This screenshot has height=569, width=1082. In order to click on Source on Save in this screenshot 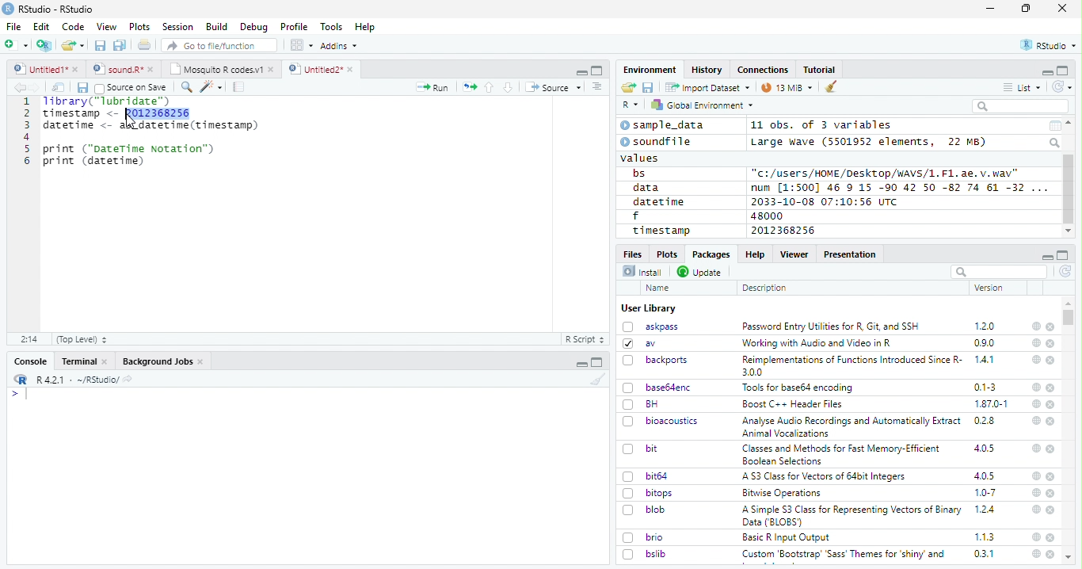, I will do `click(130, 87)`.